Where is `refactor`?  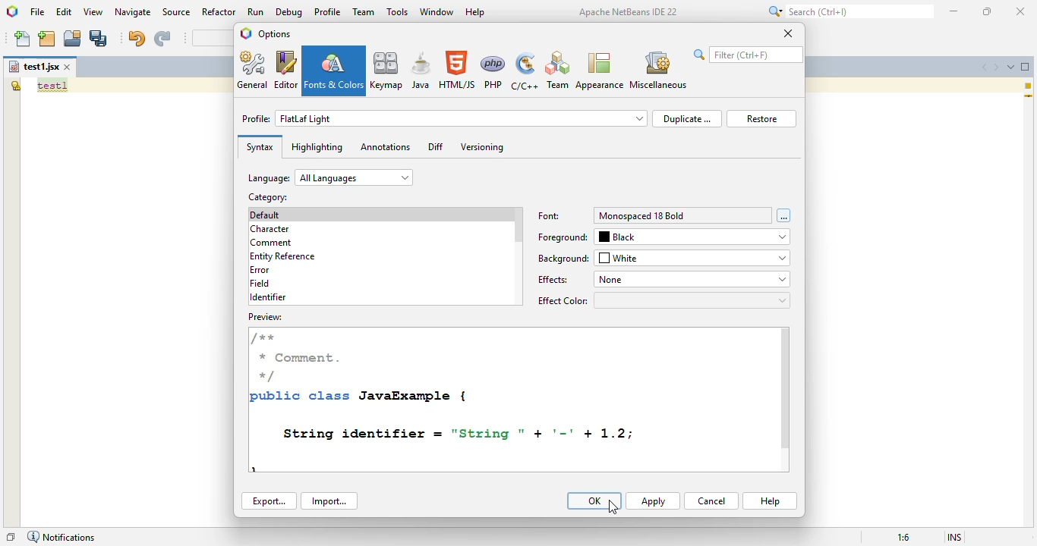
refactor is located at coordinates (219, 12).